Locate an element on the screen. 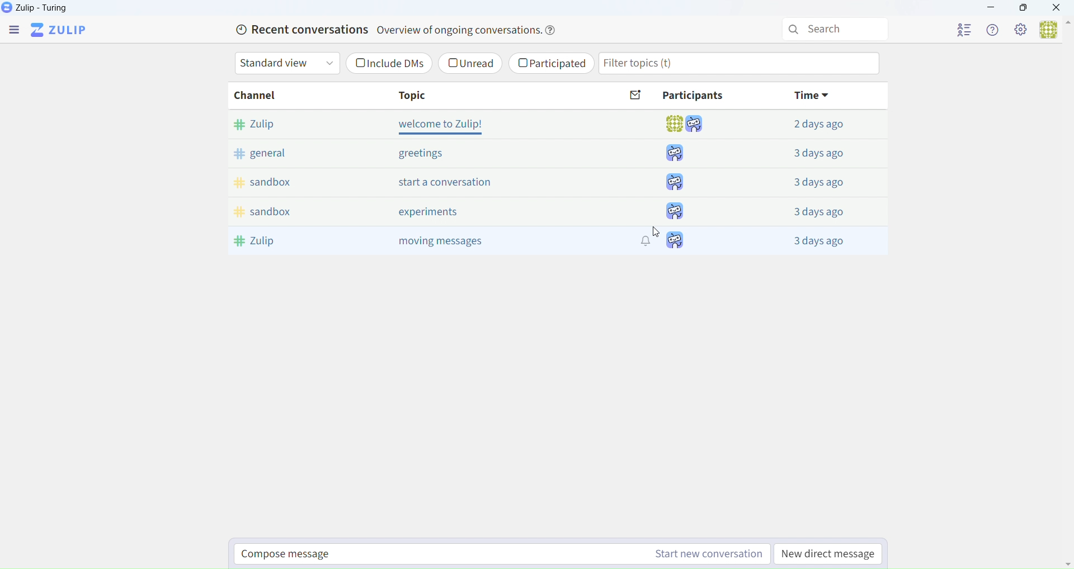 This screenshot has width=1074, height=569. New direct Message is located at coordinates (828, 554).